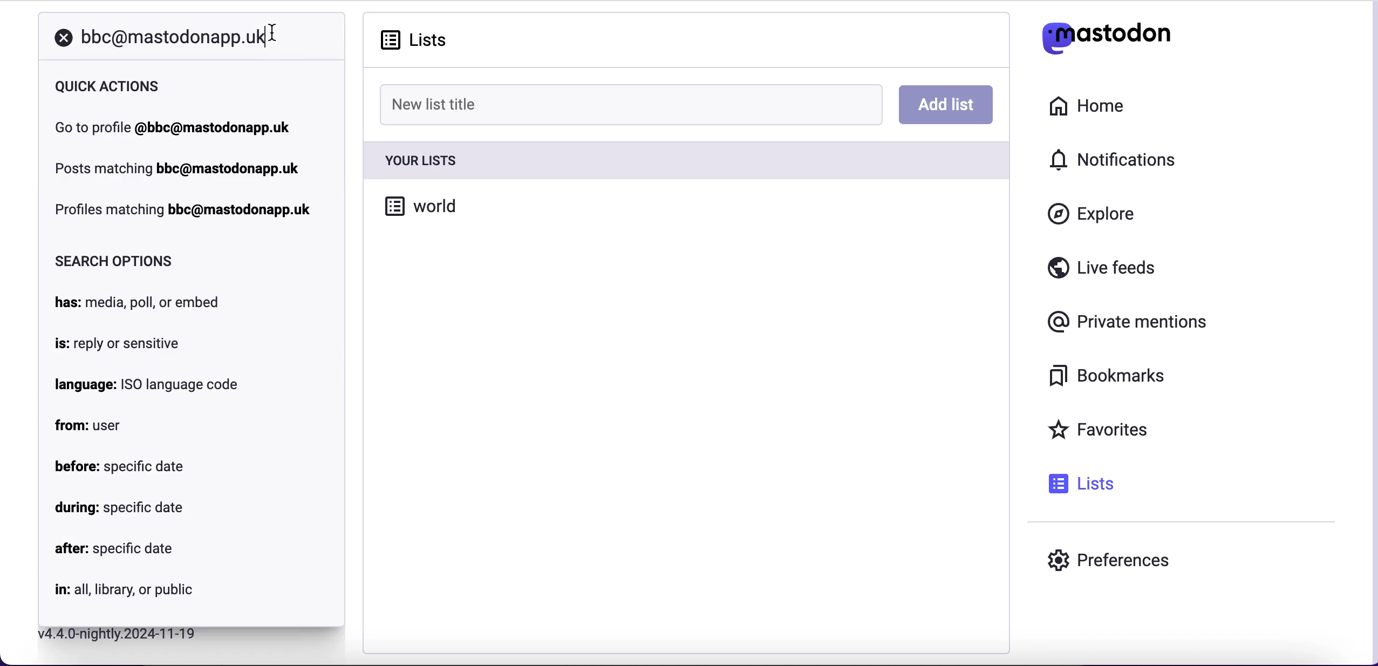 The height and width of the screenshot is (666, 1378). What do you see at coordinates (119, 509) in the screenshot?
I see `during: specific date` at bounding box center [119, 509].